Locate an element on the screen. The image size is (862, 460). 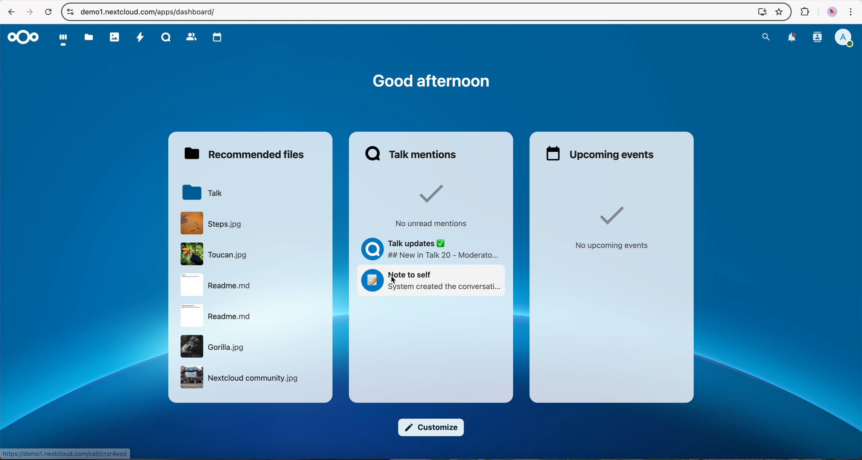
search is located at coordinates (766, 37).